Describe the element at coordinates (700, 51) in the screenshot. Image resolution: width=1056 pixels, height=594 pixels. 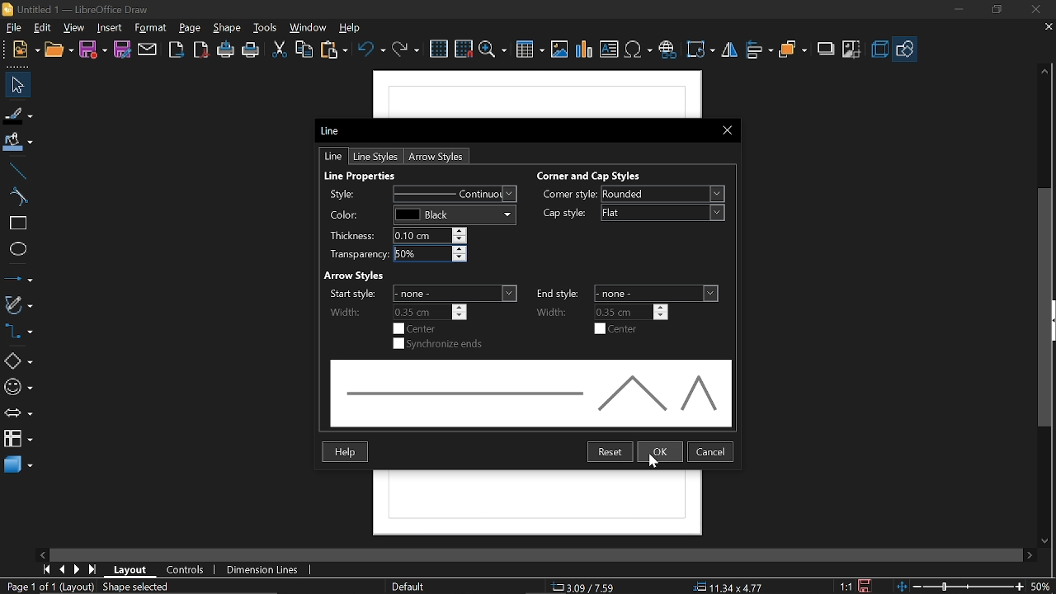
I see `Transformation` at that location.